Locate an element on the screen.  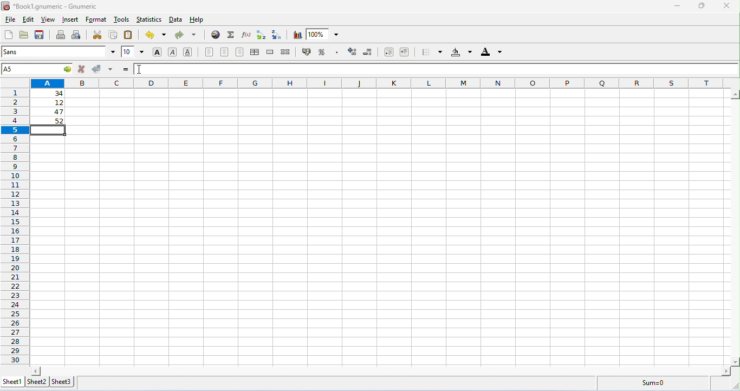
column headings is located at coordinates (381, 83).